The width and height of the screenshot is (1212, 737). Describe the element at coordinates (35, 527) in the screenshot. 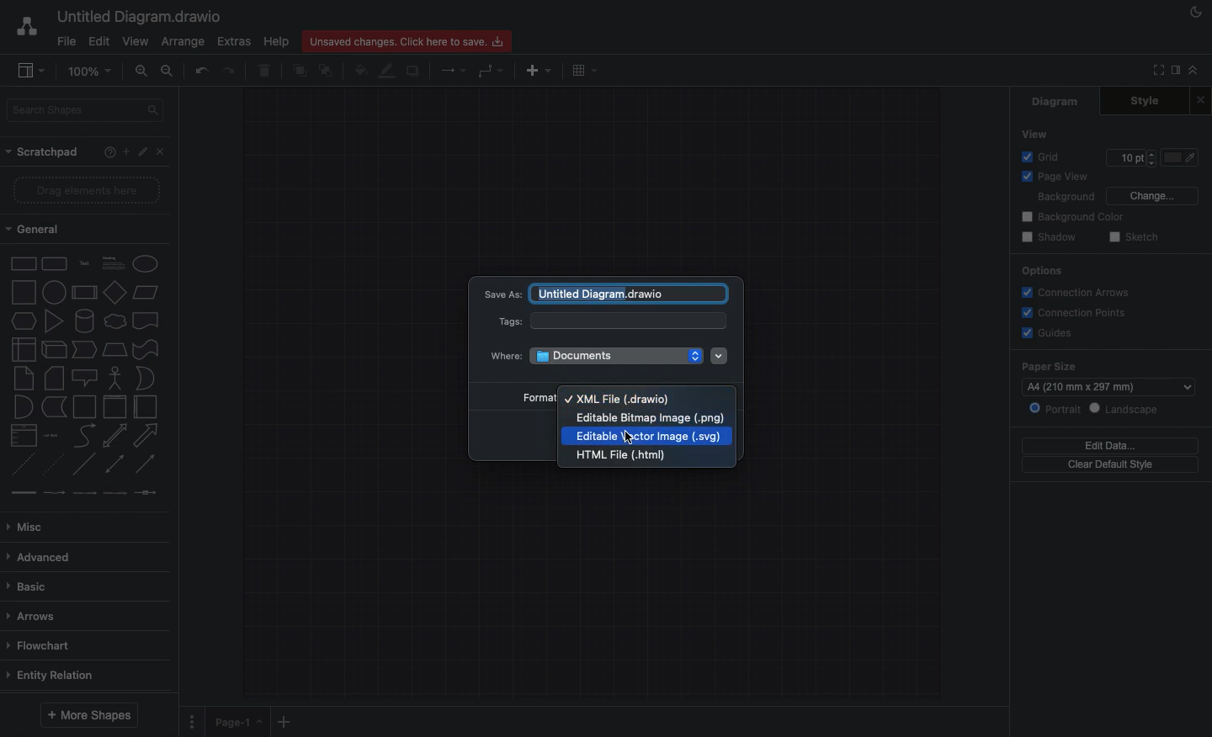

I see `Misc` at that location.